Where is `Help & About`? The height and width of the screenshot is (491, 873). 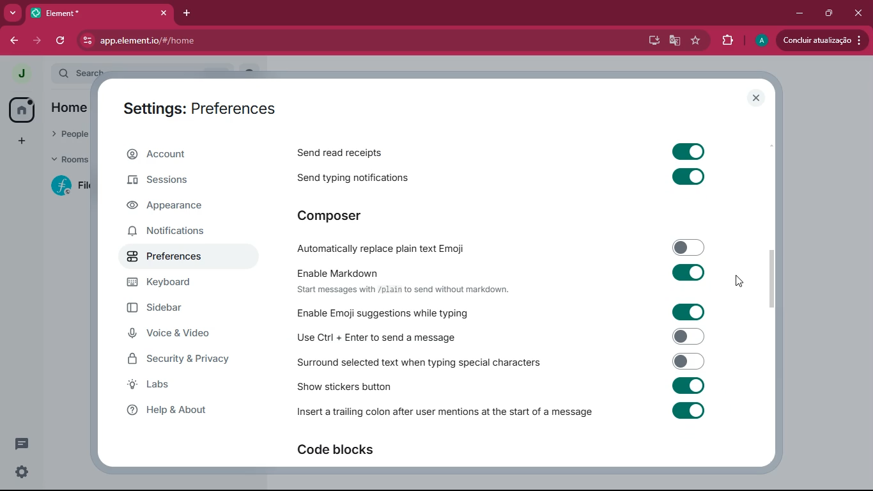
Help & About is located at coordinates (165, 410).